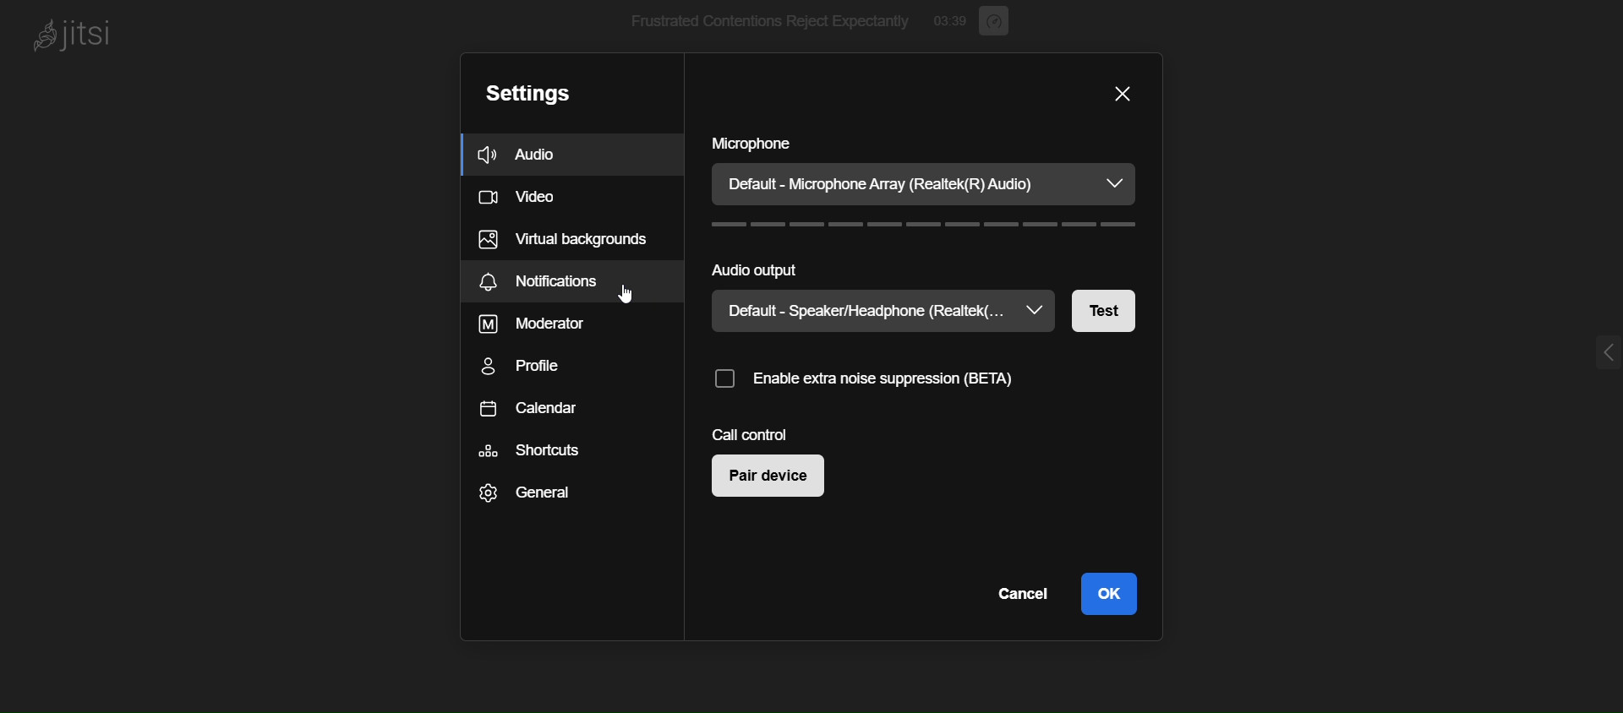 The height and width of the screenshot is (713, 1623). What do you see at coordinates (528, 366) in the screenshot?
I see `profile` at bounding box center [528, 366].